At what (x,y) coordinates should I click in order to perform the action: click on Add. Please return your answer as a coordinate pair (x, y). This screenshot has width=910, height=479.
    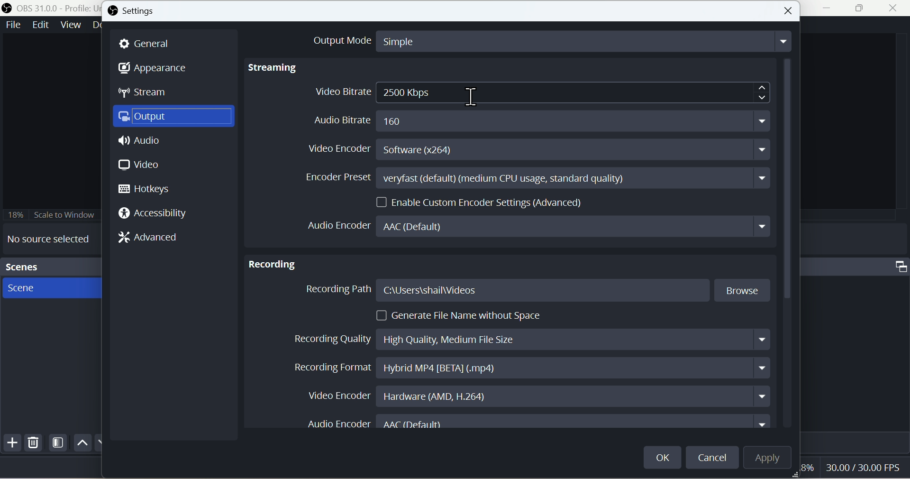
    Looking at the image, I should click on (11, 445).